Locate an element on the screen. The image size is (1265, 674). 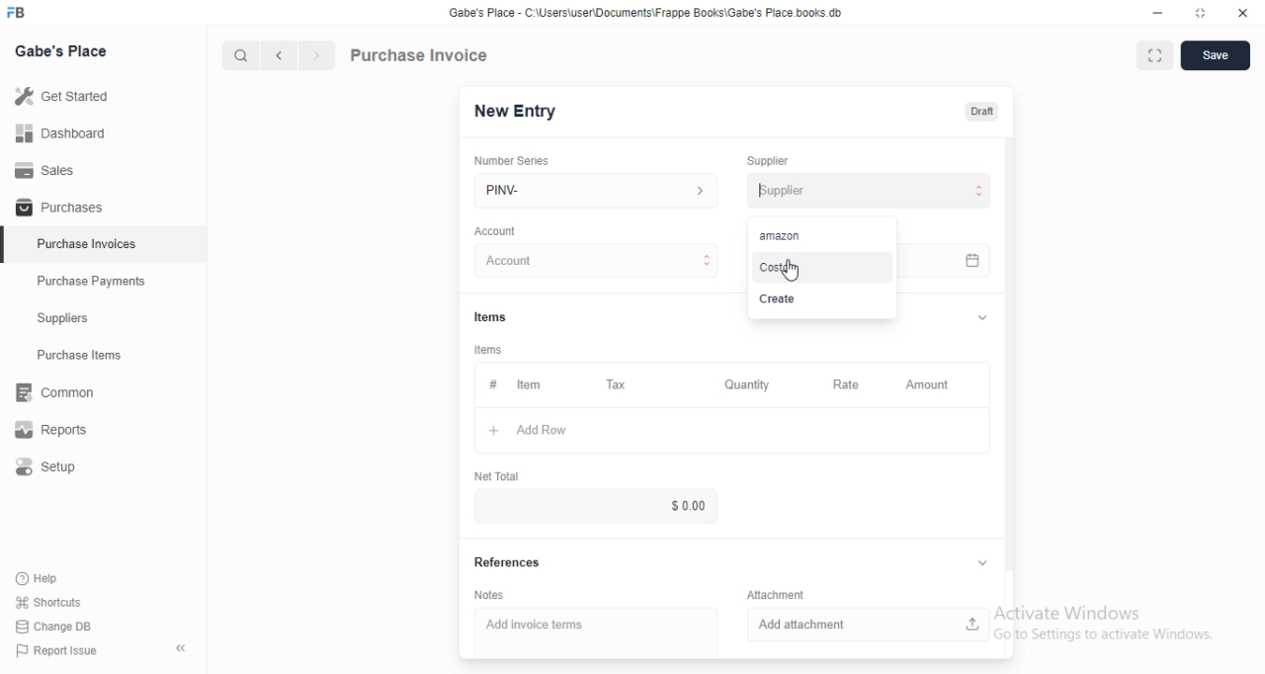
Collapse is located at coordinates (982, 317).